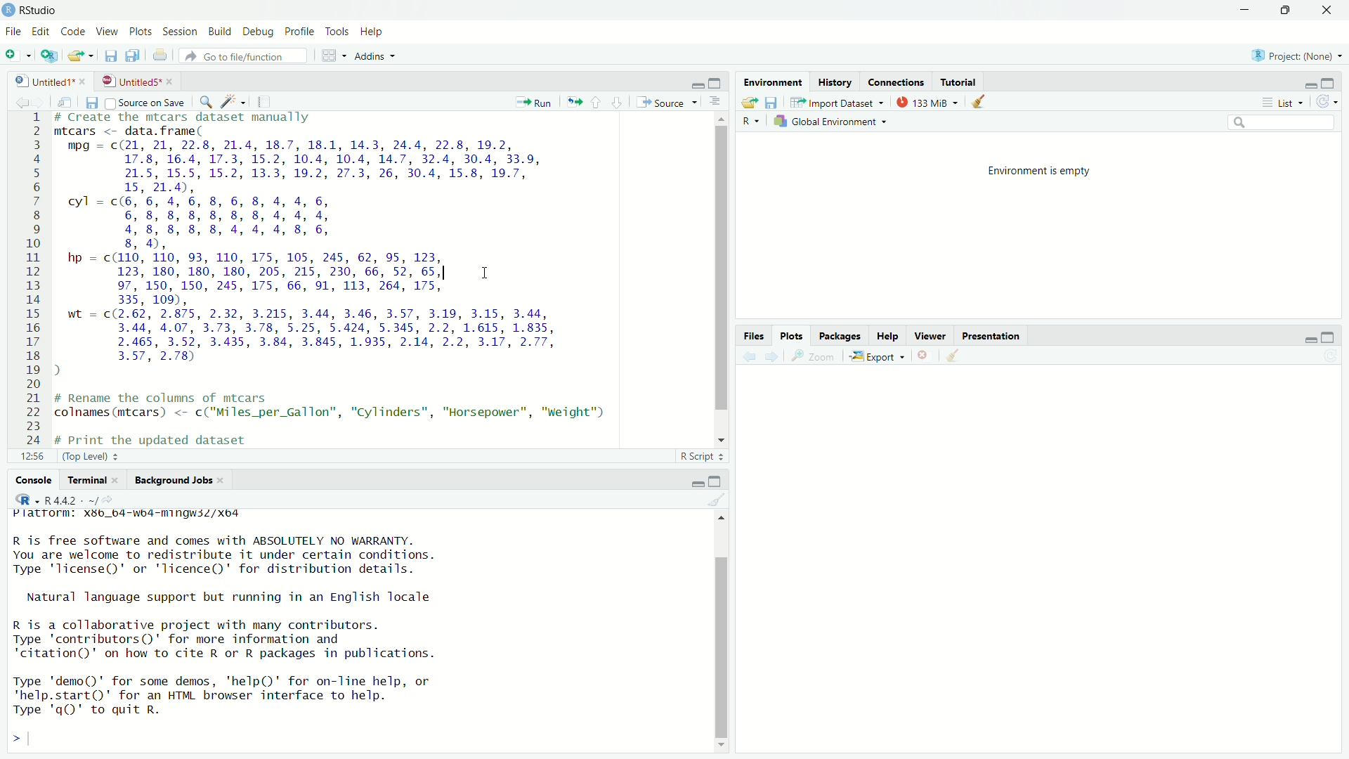  What do you see at coordinates (750, 121) in the screenshot?
I see `R~` at bounding box center [750, 121].